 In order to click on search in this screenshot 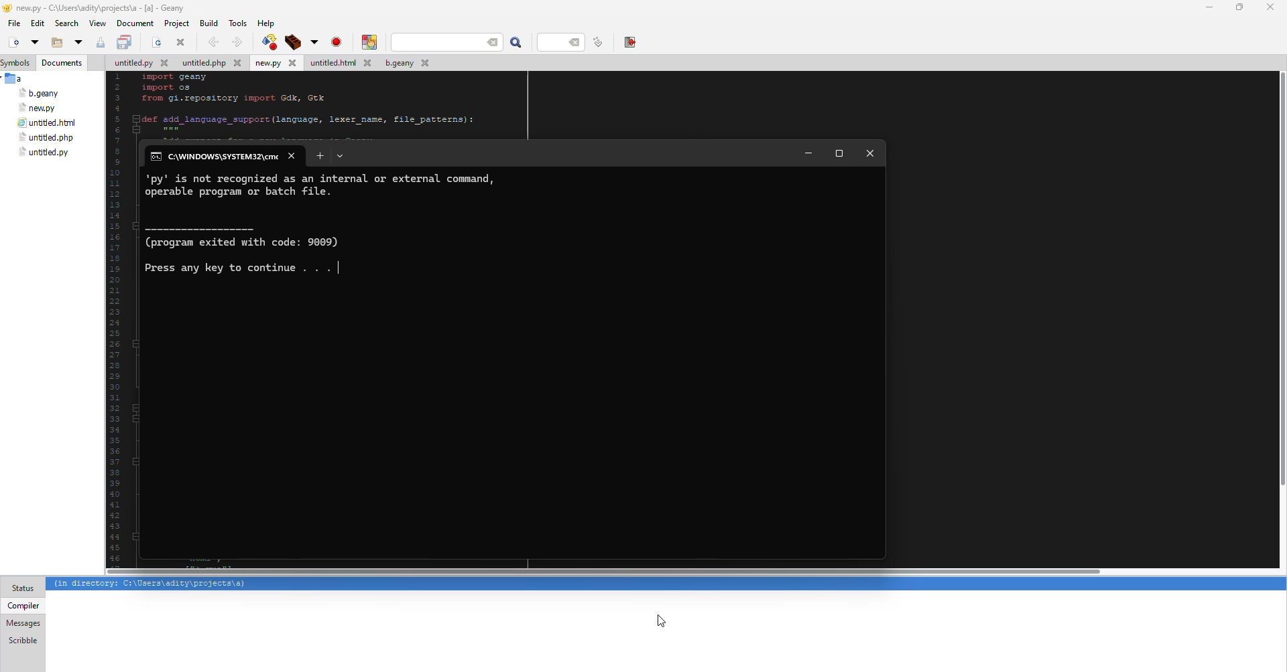, I will do `click(515, 42)`.